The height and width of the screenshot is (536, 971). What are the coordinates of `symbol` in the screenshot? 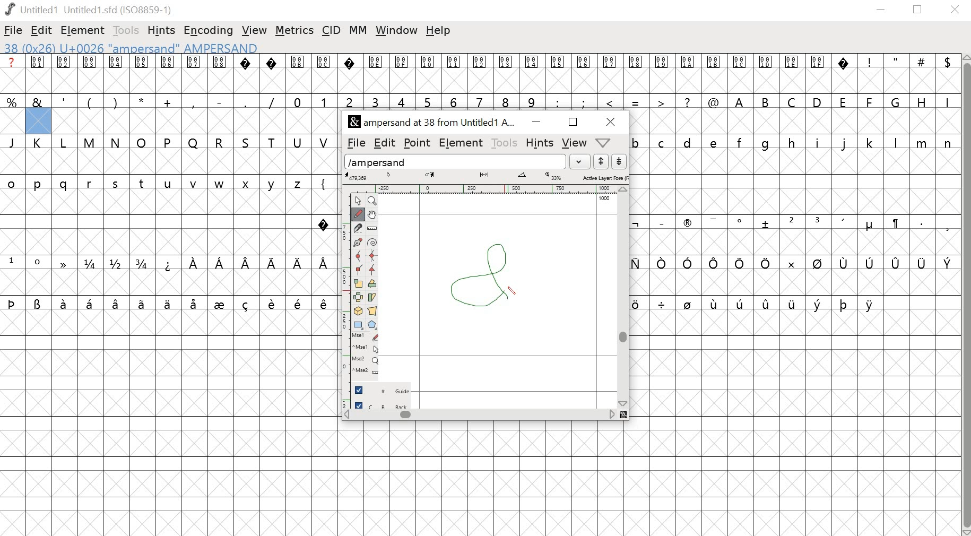 It's located at (195, 303).